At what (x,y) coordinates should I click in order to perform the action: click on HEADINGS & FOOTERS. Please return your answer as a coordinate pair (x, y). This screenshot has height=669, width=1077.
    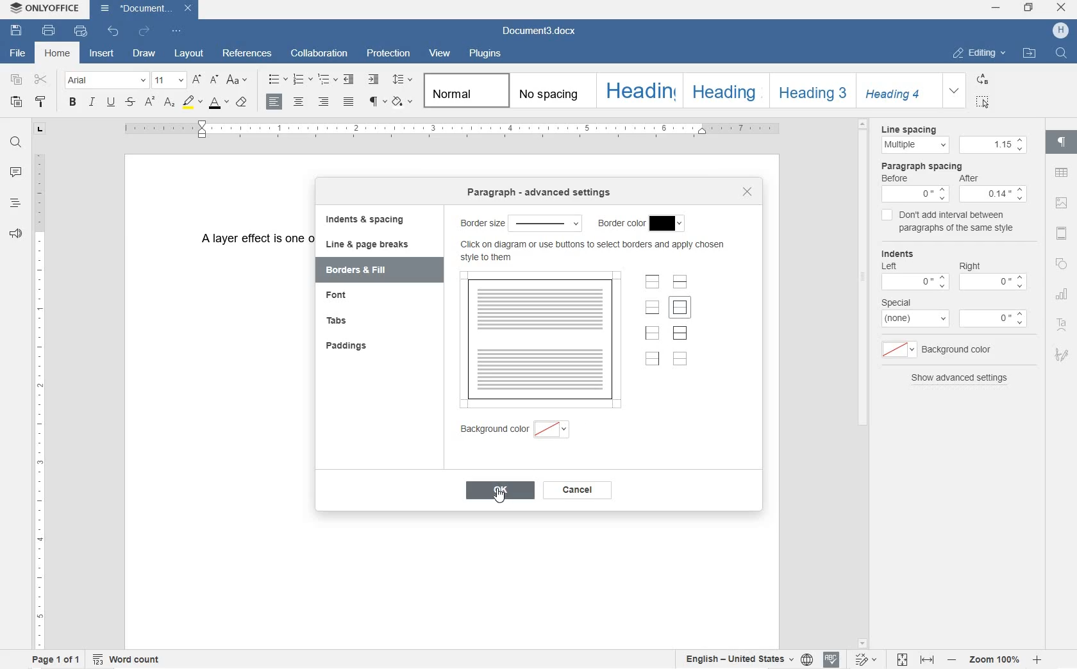
    Looking at the image, I should click on (1061, 233).